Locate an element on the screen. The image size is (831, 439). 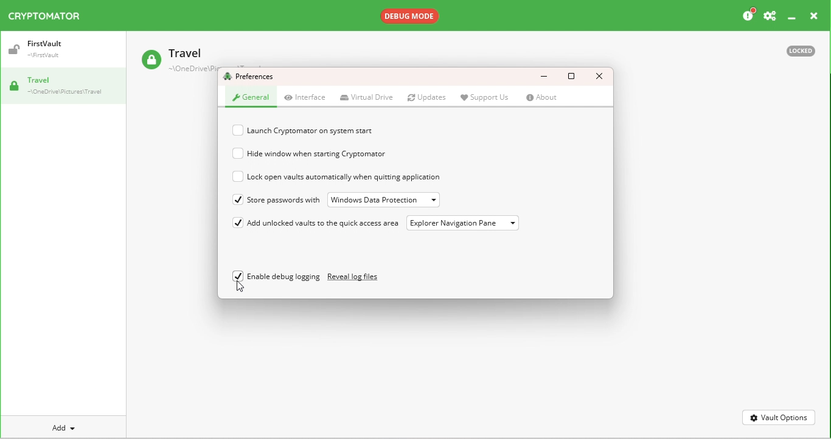
Updates is located at coordinates (427, 97).